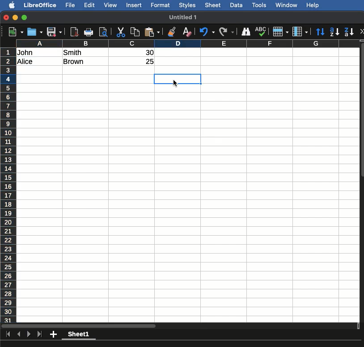  Describe the element at coordinates (15, 17) in the screenshot. I see `Minimize` at that location.